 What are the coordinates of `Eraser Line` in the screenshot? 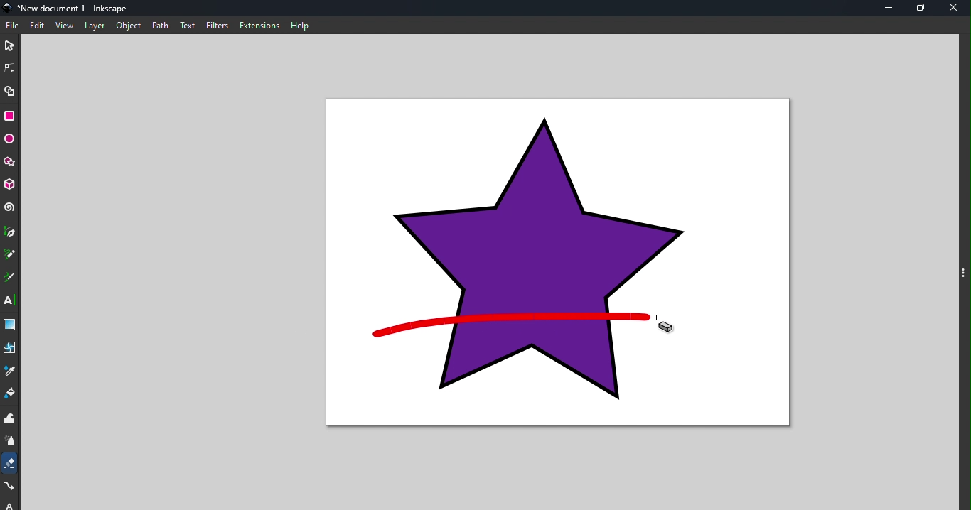 It's located at (508, 325).